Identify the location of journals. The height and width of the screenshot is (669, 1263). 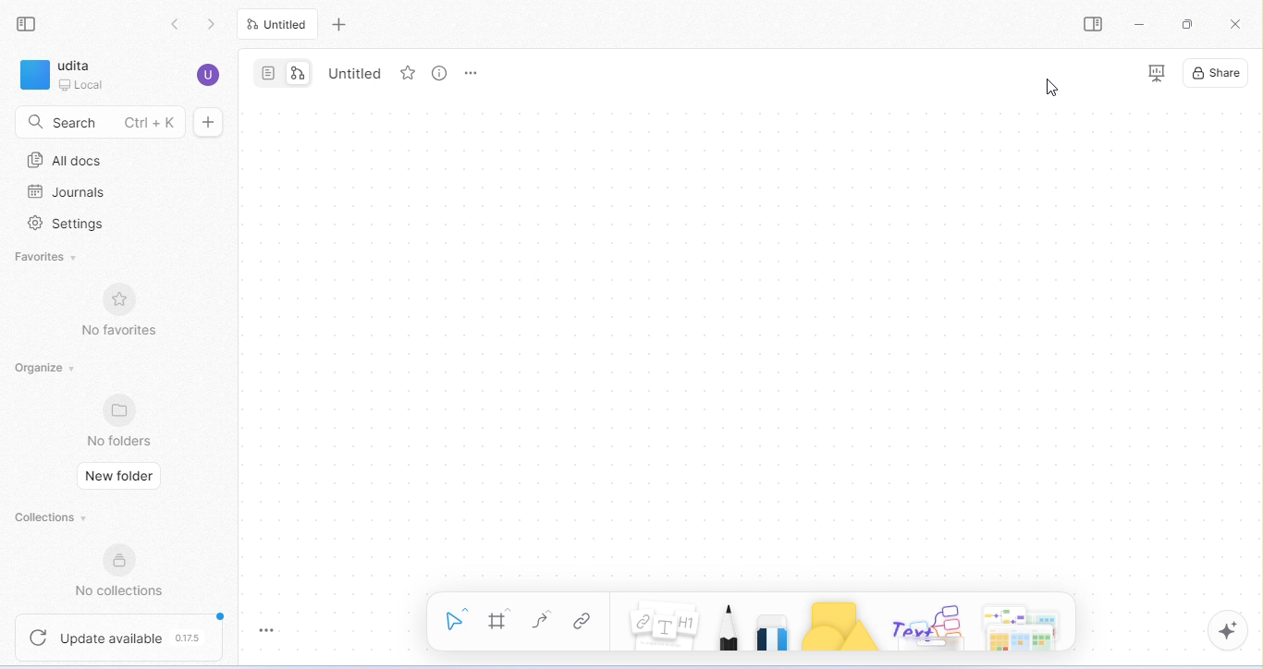
(68, 192).